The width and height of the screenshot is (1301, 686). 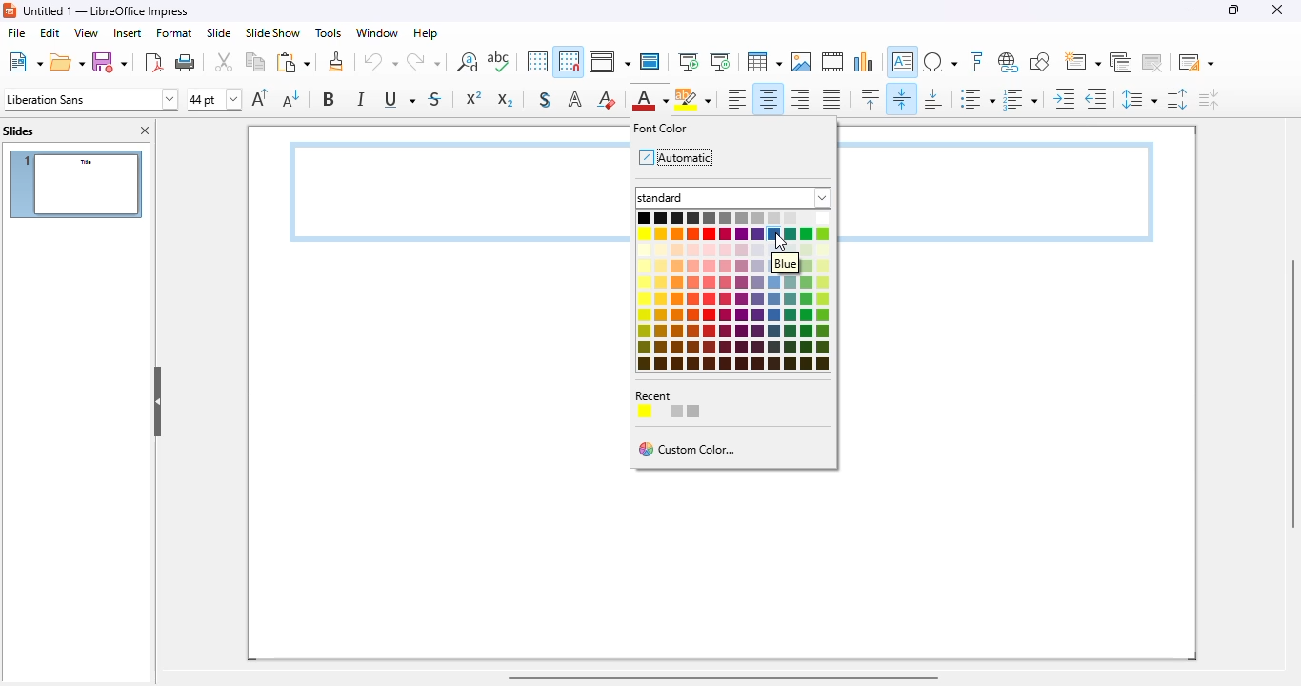 I want to click on slides, so click(x=18, y=131).